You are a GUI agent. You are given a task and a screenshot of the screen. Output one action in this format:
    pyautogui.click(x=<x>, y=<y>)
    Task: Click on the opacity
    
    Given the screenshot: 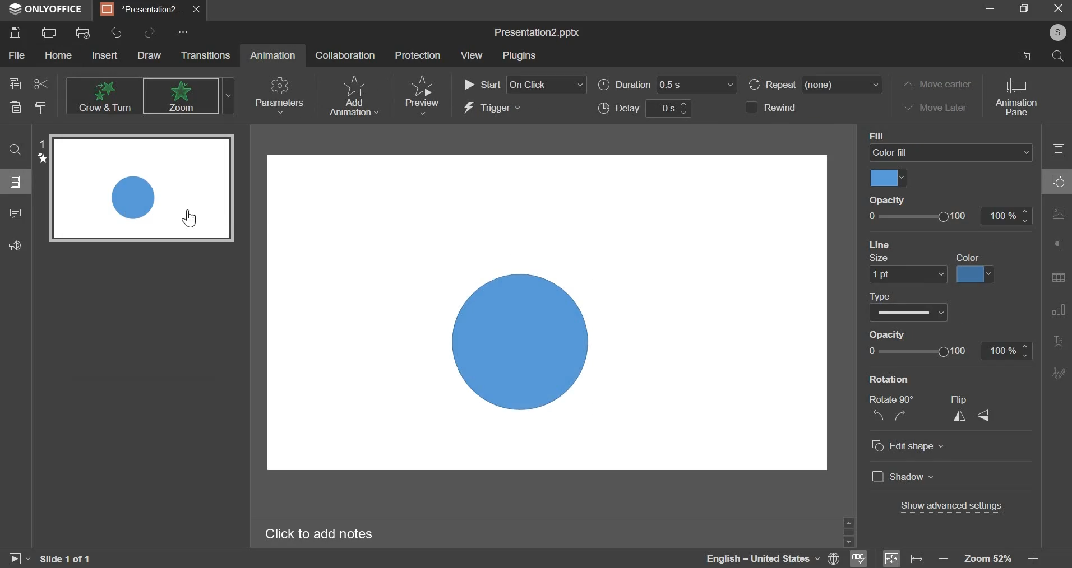 What is the action you would take?
    pyautogui.click(x=951, y=216)
    